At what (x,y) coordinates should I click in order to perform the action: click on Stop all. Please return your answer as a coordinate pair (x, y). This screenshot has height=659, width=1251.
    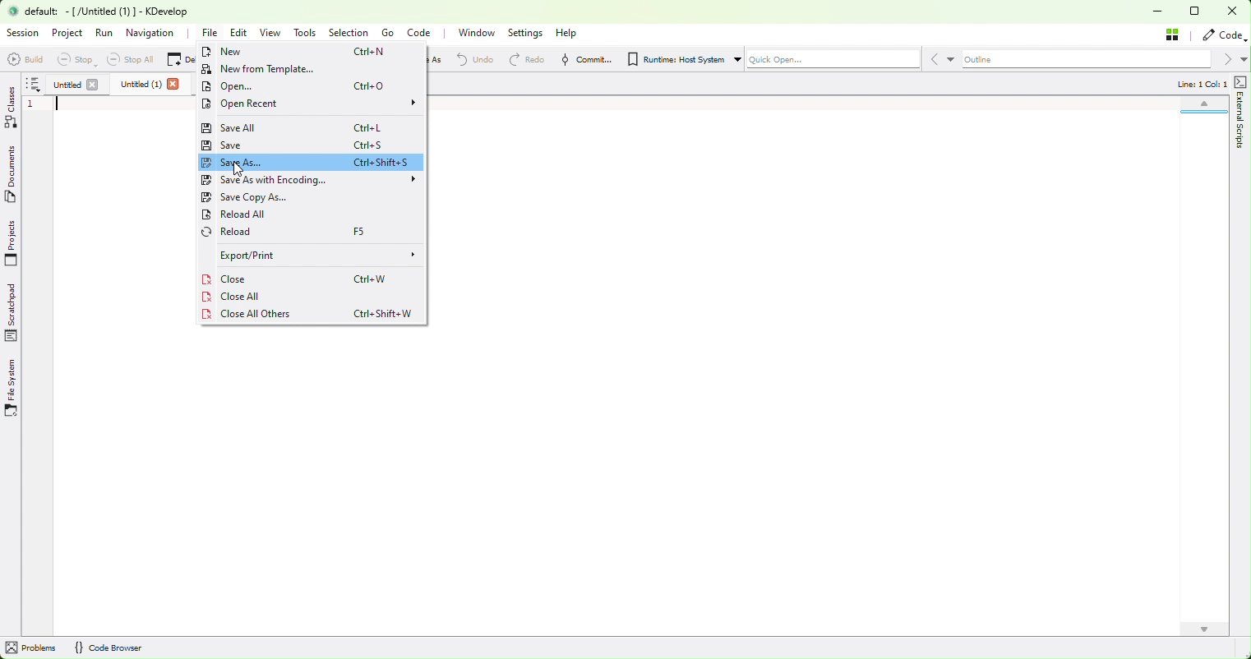
    Looking at the image, I should click on (136, 60).